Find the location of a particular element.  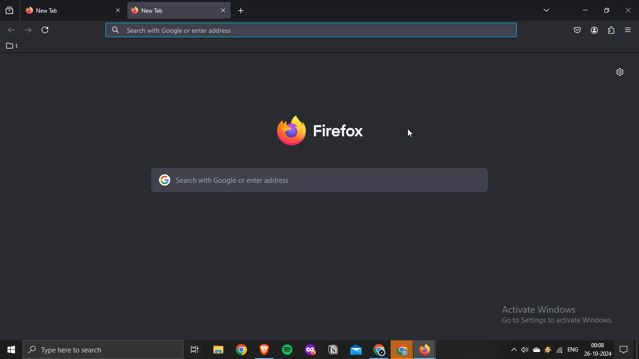

eng is located at coordinates (574, 352).